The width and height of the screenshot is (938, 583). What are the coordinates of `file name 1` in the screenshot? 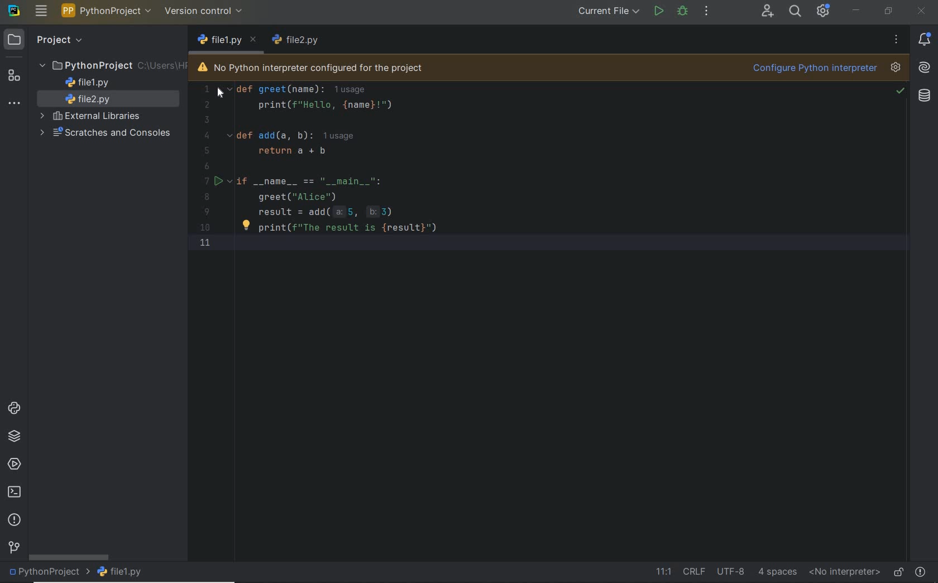 It's located at (296, 40).